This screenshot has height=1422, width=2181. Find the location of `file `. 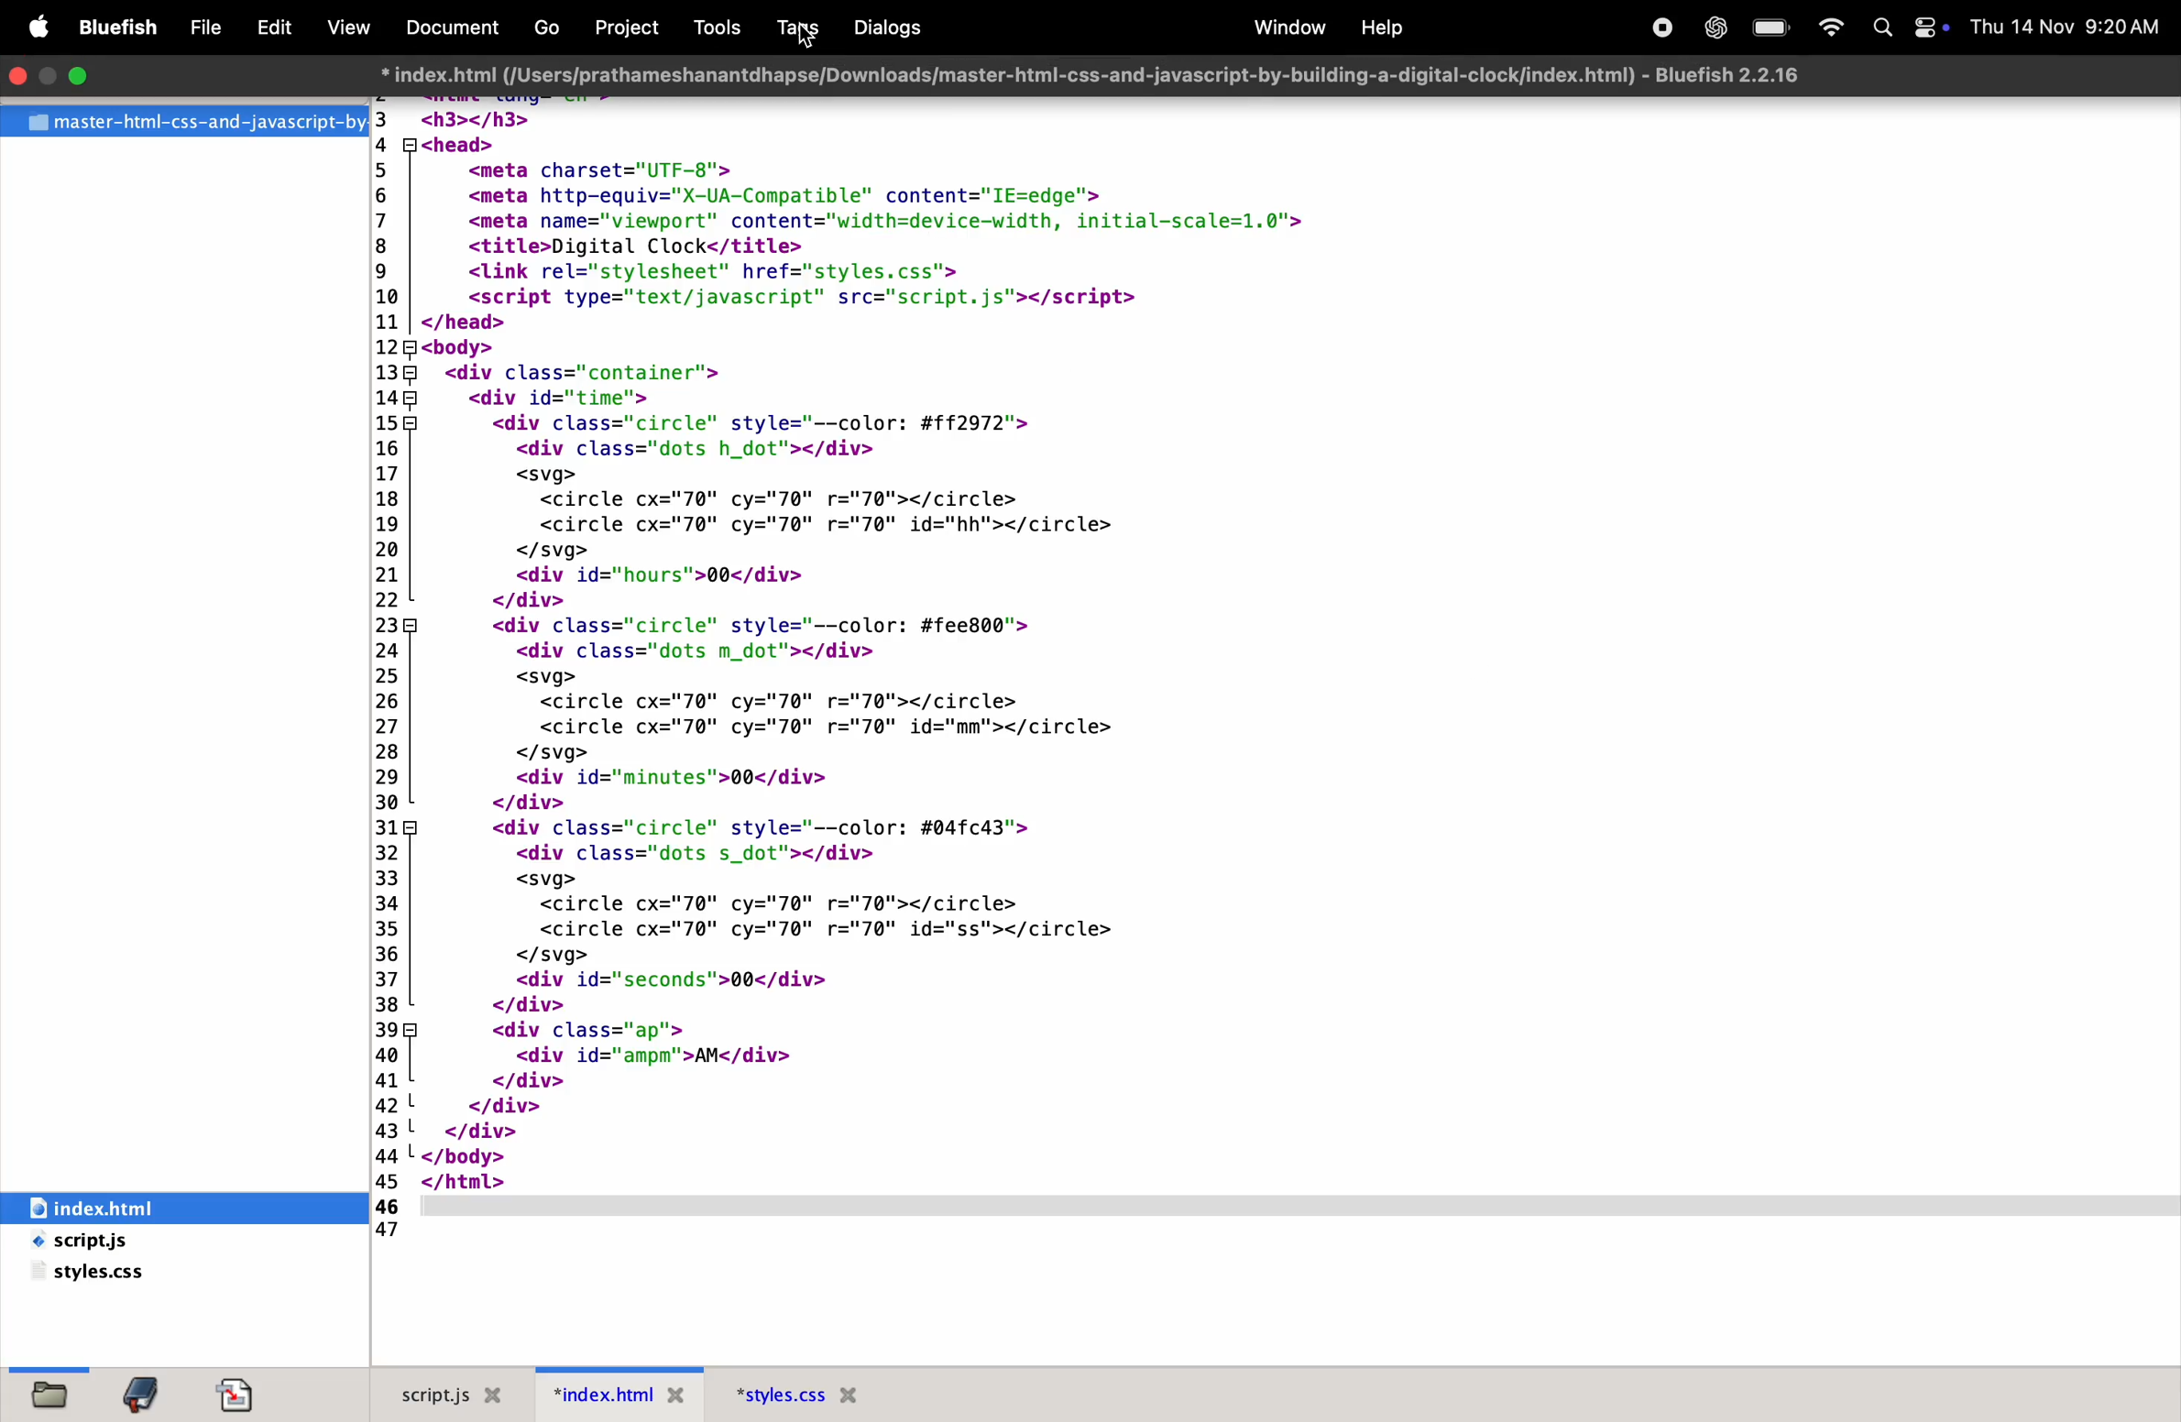

file  is located at coordinates (56, 1393).